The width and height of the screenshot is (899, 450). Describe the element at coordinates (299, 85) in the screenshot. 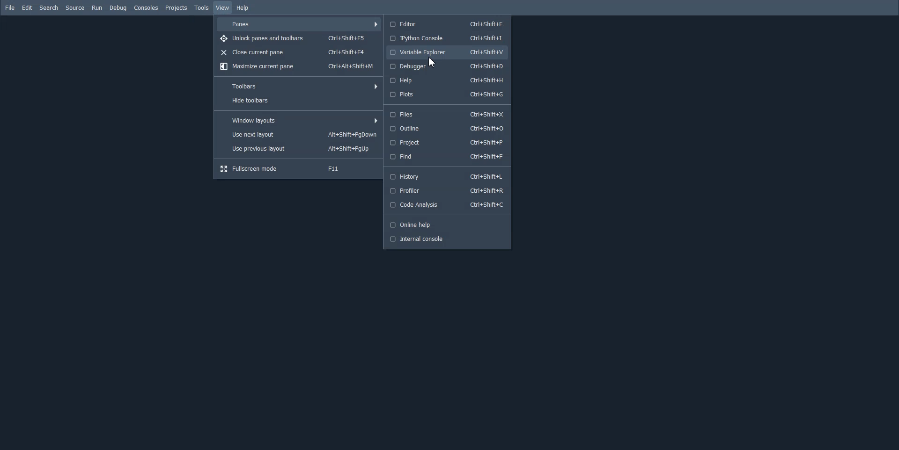

I see `Toolbars` at that location.